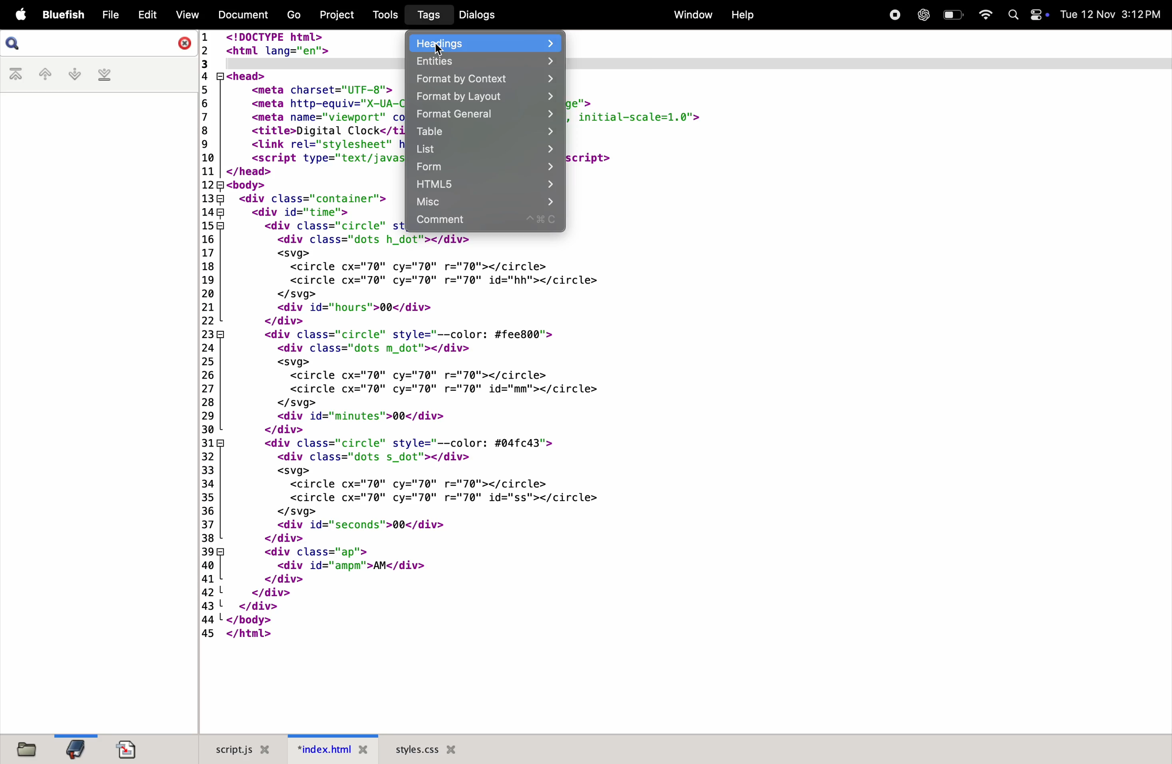 This screenshot has width=1172, height=764. Describe the element at coordinates (683, 483) in the screenshot. I see `code using html, css, javascript to build a digital clock. The code contains <head> that has a <title> <link> and <script type>. <Body> contains different <id> and <class>` at that location.